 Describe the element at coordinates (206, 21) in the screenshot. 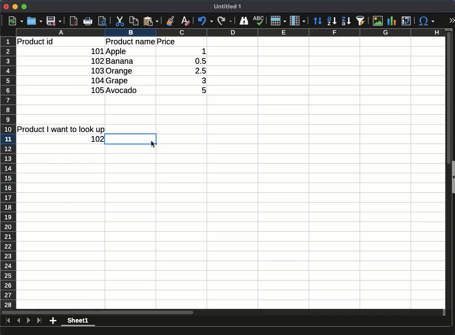

I see `undo` at that location.